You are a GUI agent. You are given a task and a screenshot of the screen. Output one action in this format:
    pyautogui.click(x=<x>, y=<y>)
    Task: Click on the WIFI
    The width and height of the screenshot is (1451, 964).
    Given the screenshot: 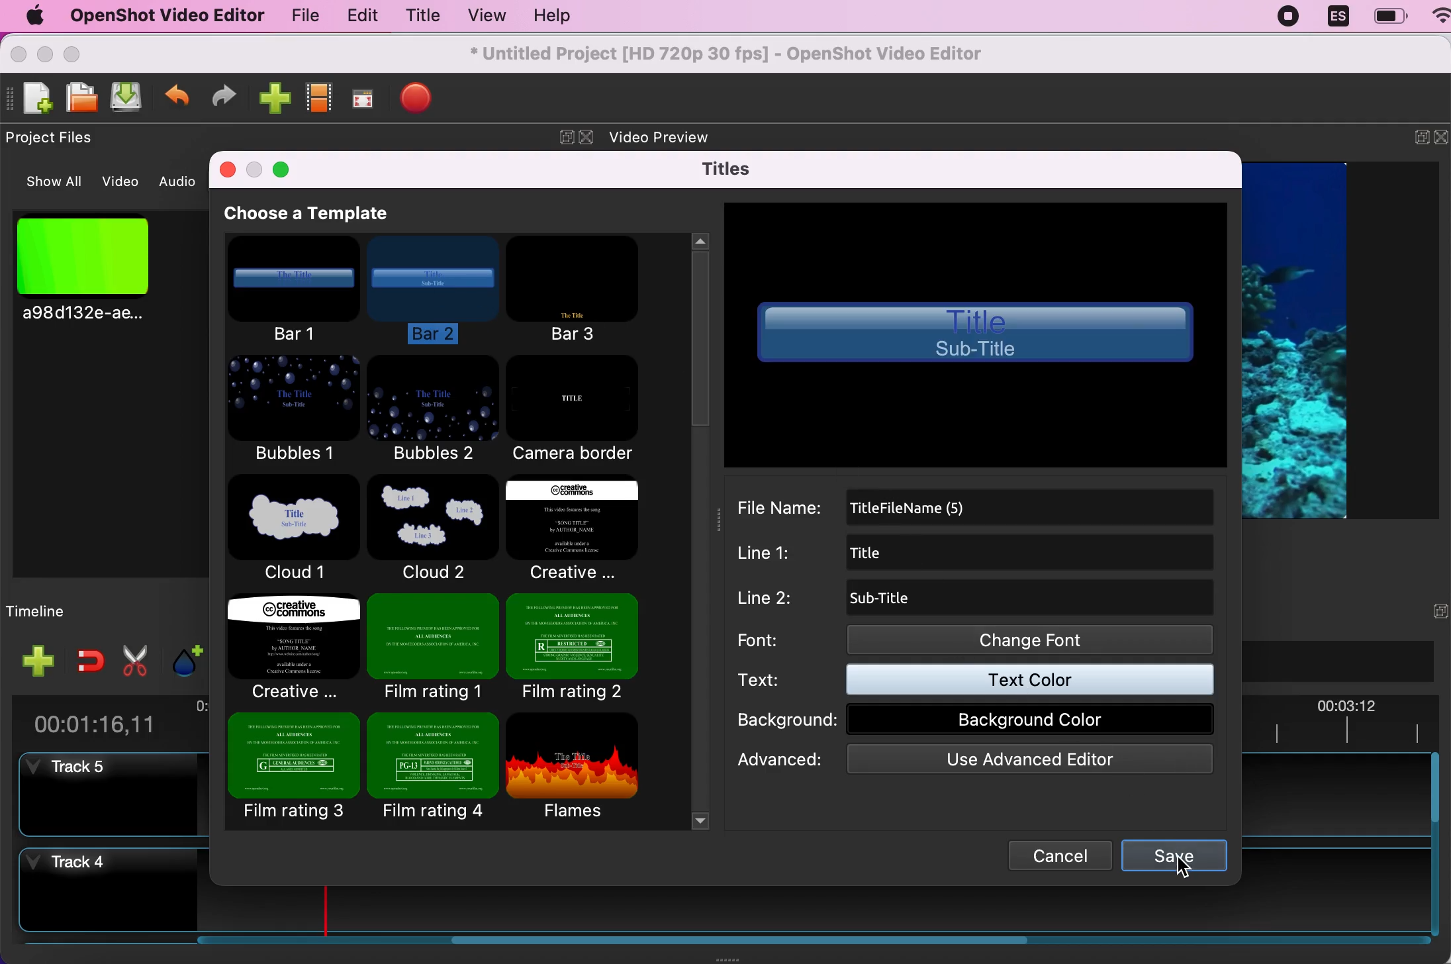 What is the action you would take?
    pyautogui.click(x=1441, y=15)
    